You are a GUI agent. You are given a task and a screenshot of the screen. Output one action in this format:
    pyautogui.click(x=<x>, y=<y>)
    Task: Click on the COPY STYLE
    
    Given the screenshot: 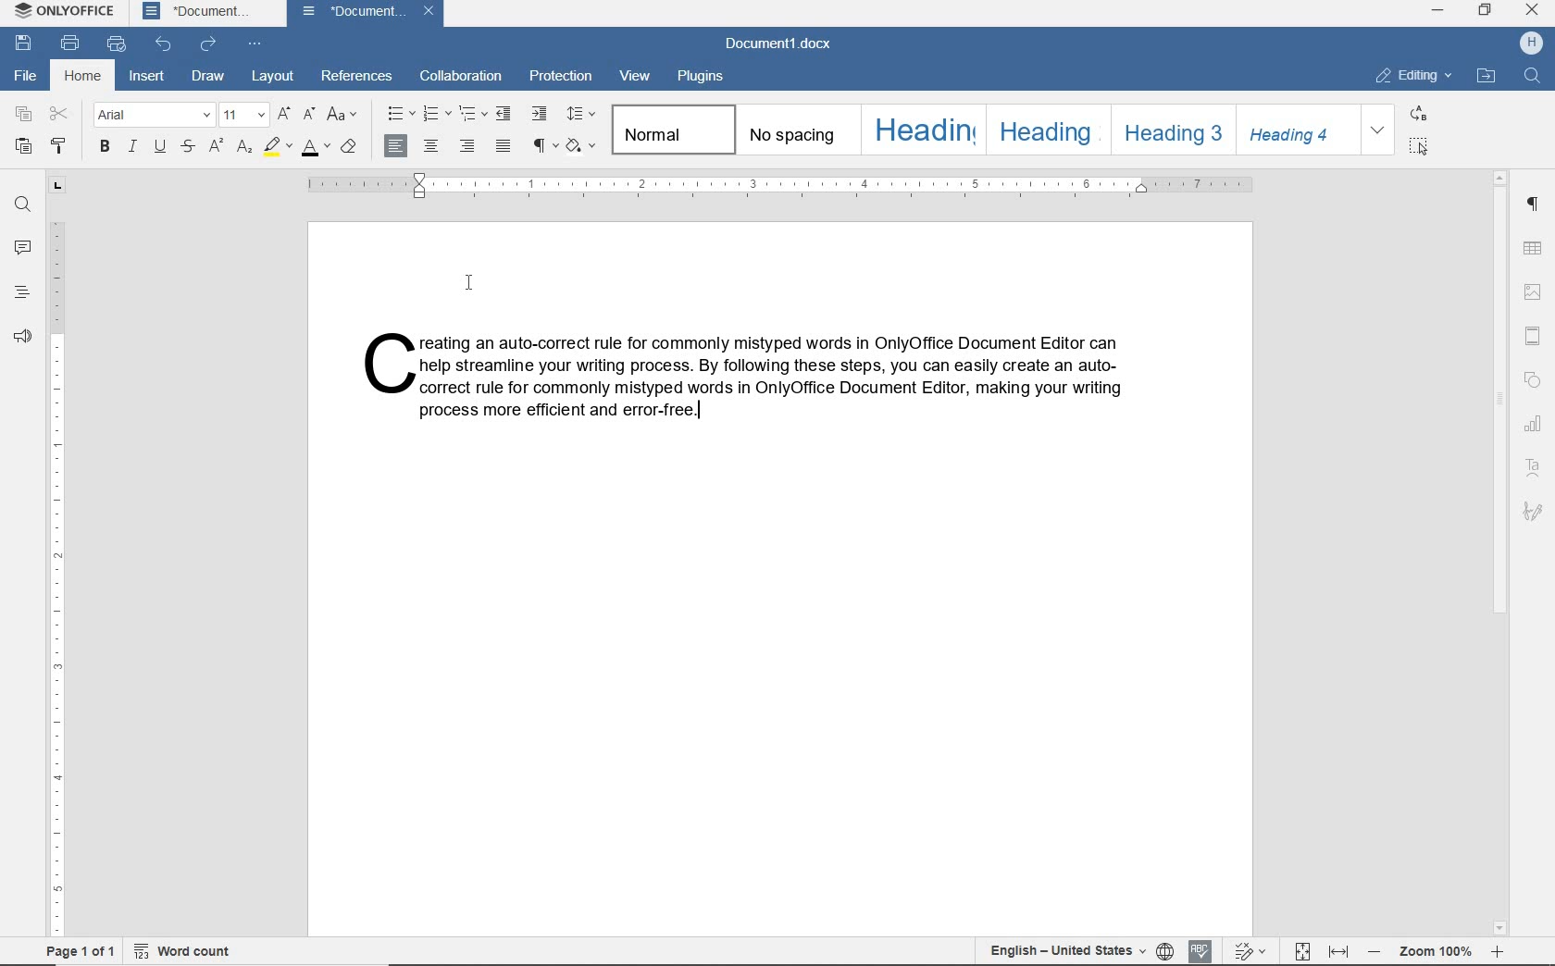 What is the action you would take?
    pyautogui.click(x=61, y=145)
    